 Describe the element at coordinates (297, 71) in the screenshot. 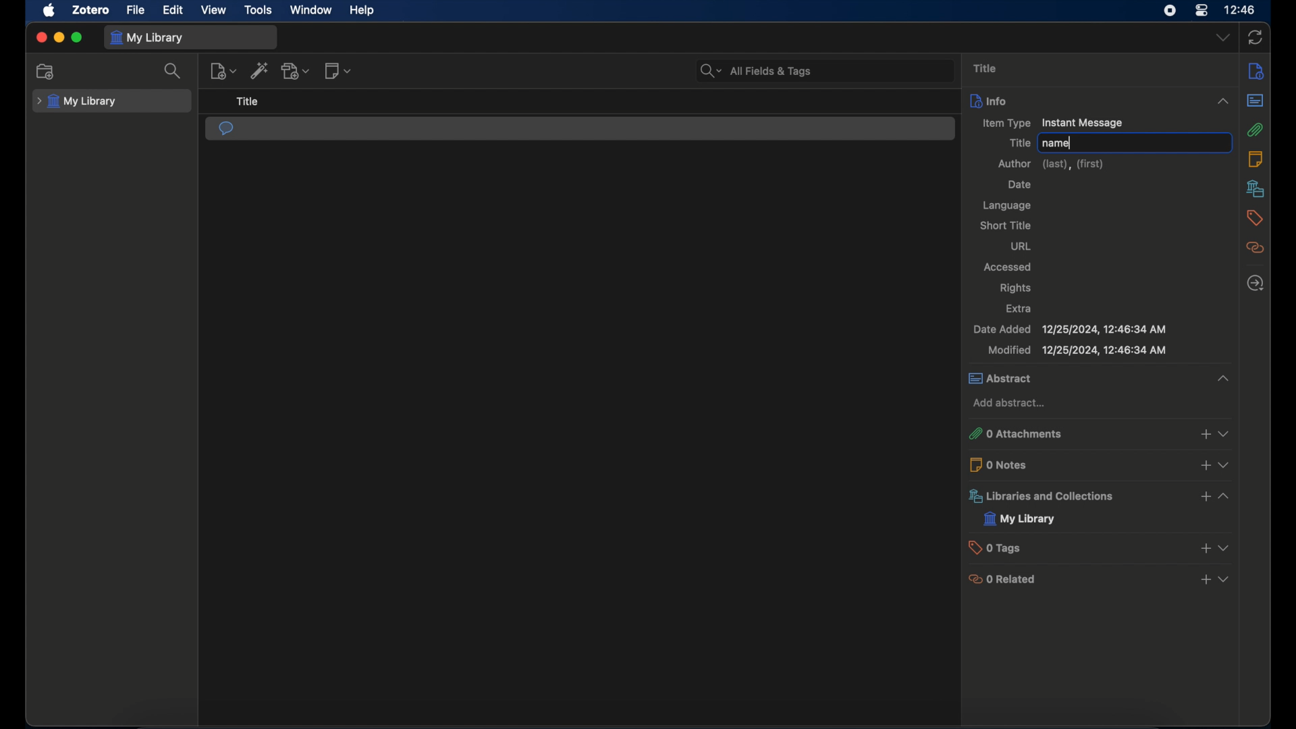

I see `add attachment` at that location.